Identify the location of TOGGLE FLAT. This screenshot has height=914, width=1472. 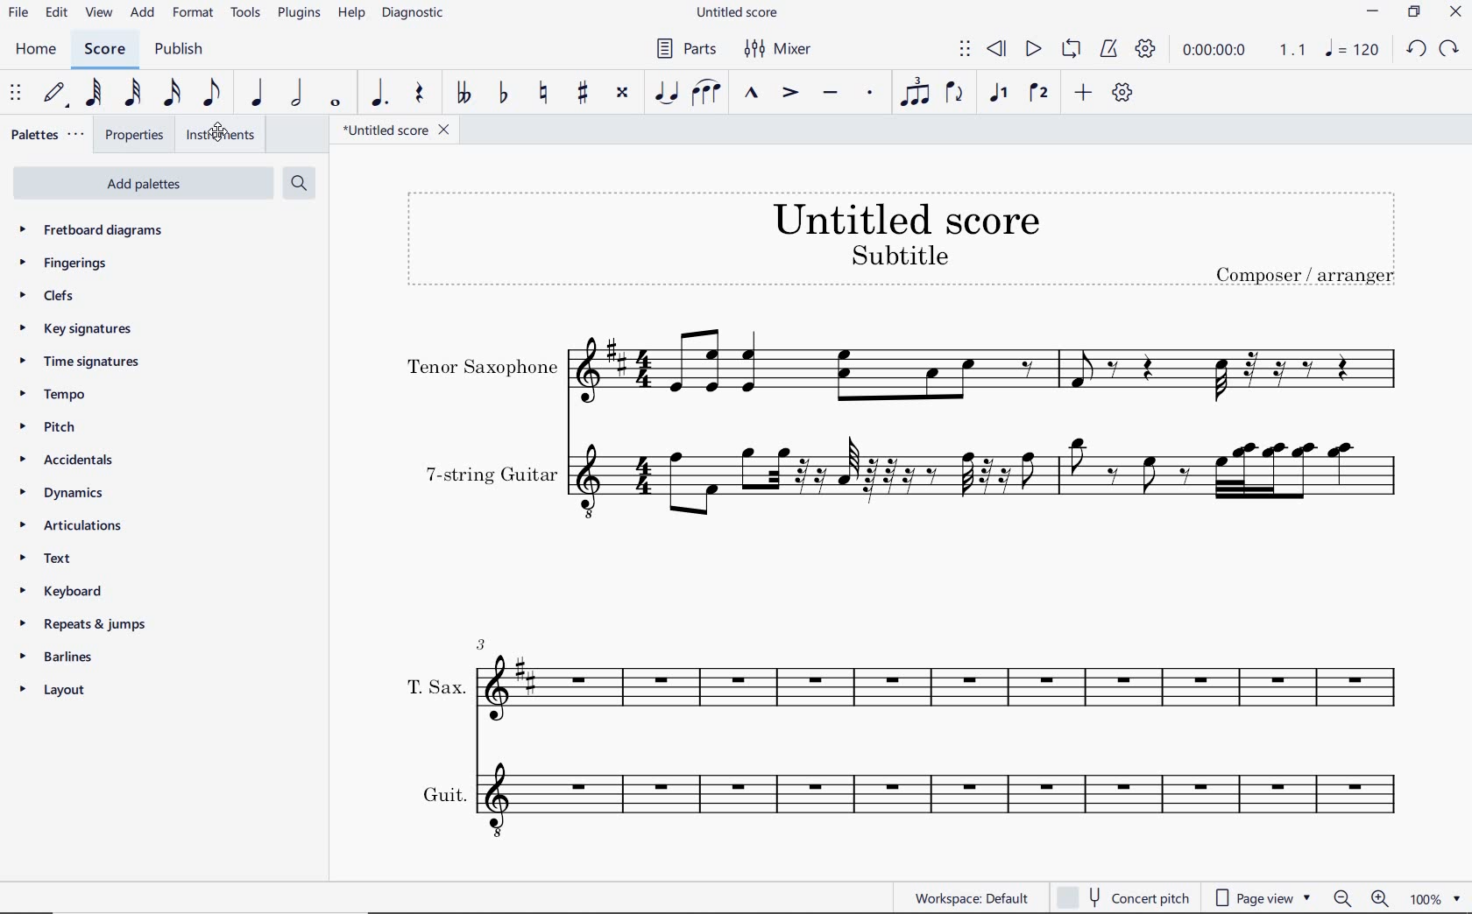
(506, 92).